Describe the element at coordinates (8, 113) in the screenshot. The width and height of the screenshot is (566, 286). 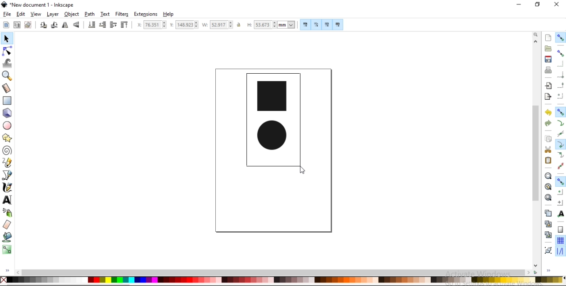
I see `create 3d boxes` at that location.